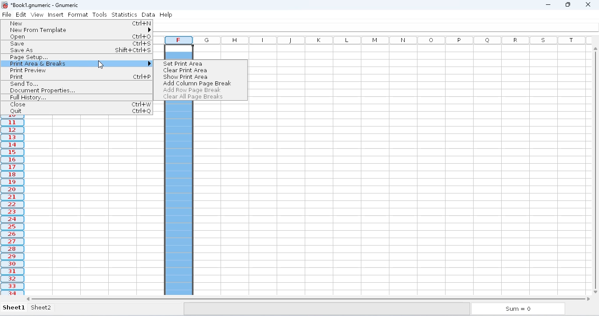 The height and width of the screenshot is (316, 599). Describe the element at coordinates (142, 44) in the screenshot. I see `shortcut for save` at that location.